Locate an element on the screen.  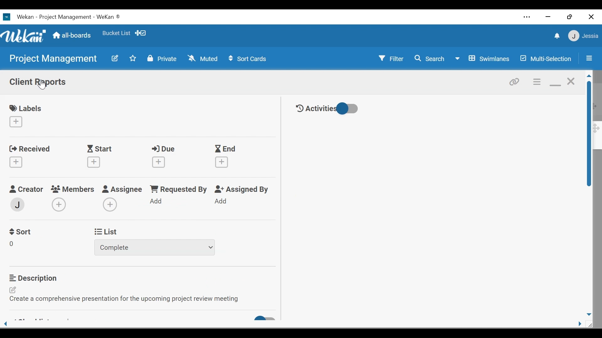
Board Title is located at coordinates (53, 60).